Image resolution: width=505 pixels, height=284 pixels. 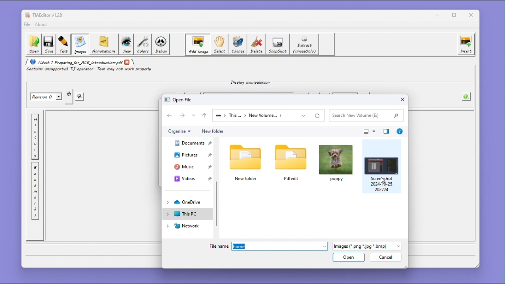 What do you see at coordinates (219, 45) in the screenshot?
I see `Select ` at bounding box center [219, 45].